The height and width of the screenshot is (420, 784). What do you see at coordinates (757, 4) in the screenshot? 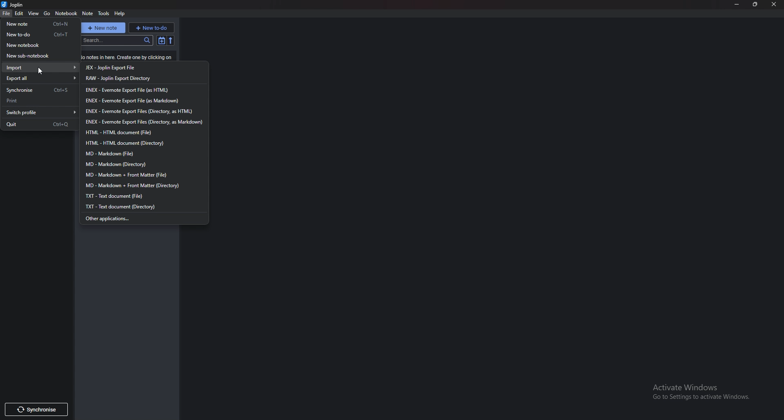
I see `Resize` at bounding box center [757, 4].